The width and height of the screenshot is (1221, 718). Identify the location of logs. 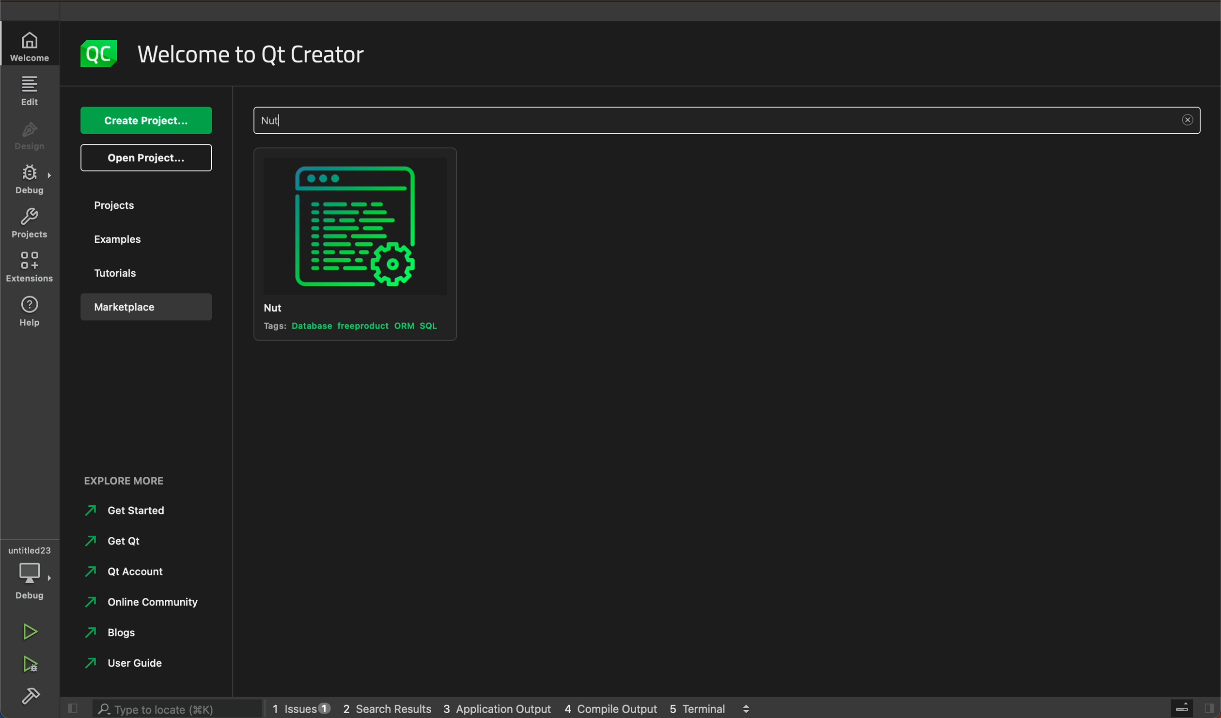
(525, 707).